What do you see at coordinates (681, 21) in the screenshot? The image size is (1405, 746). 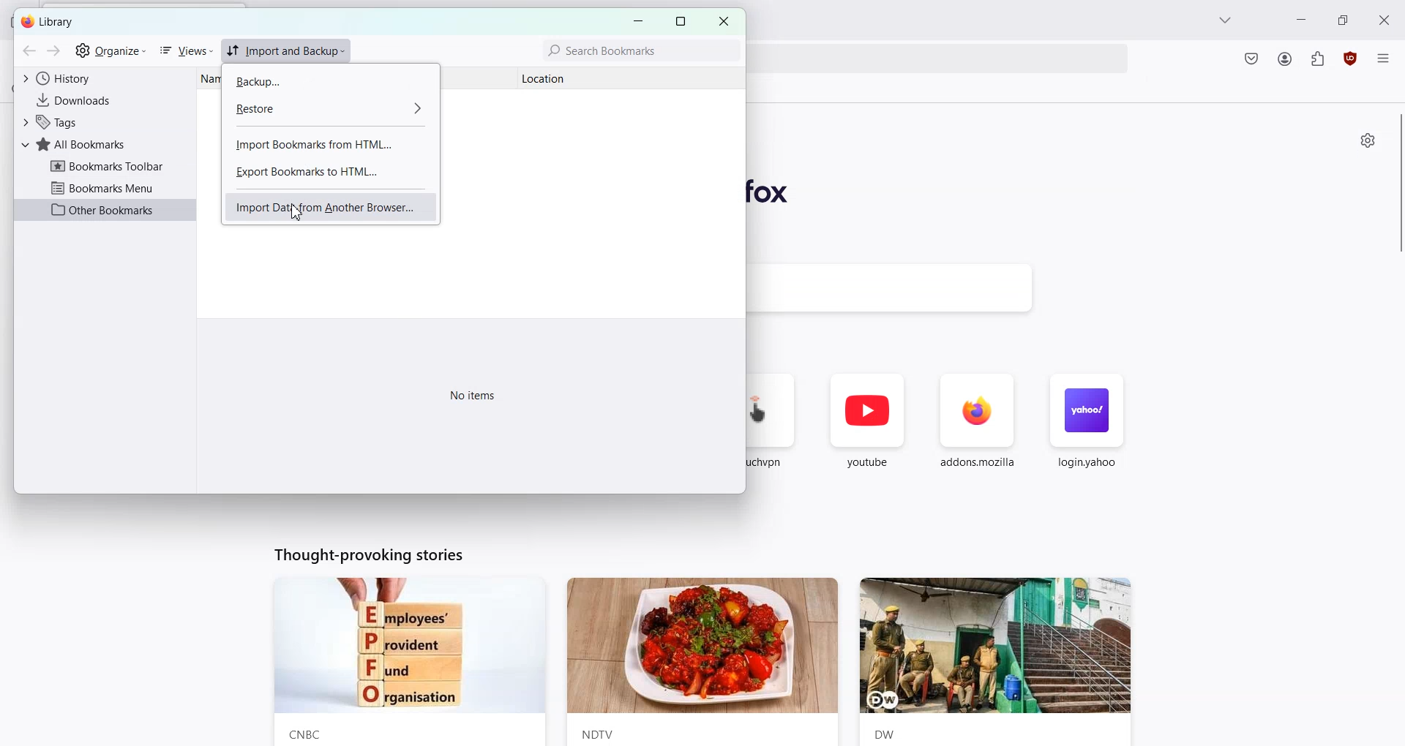 I see `Maximize` at bounding box center [681, 21].